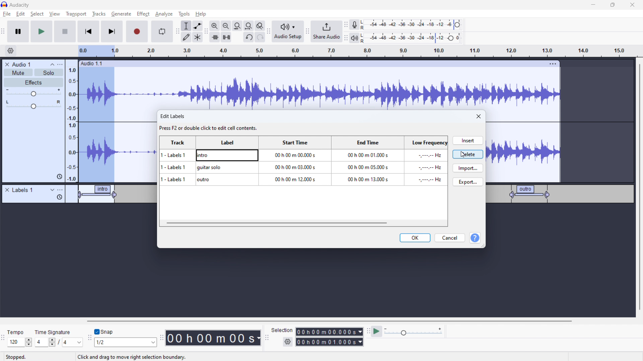 This screenshot has height=361, width=643. What do you see at coordinates (416, 37) in the screenshot?
I see `playback level` at bounding box center [416, 37].